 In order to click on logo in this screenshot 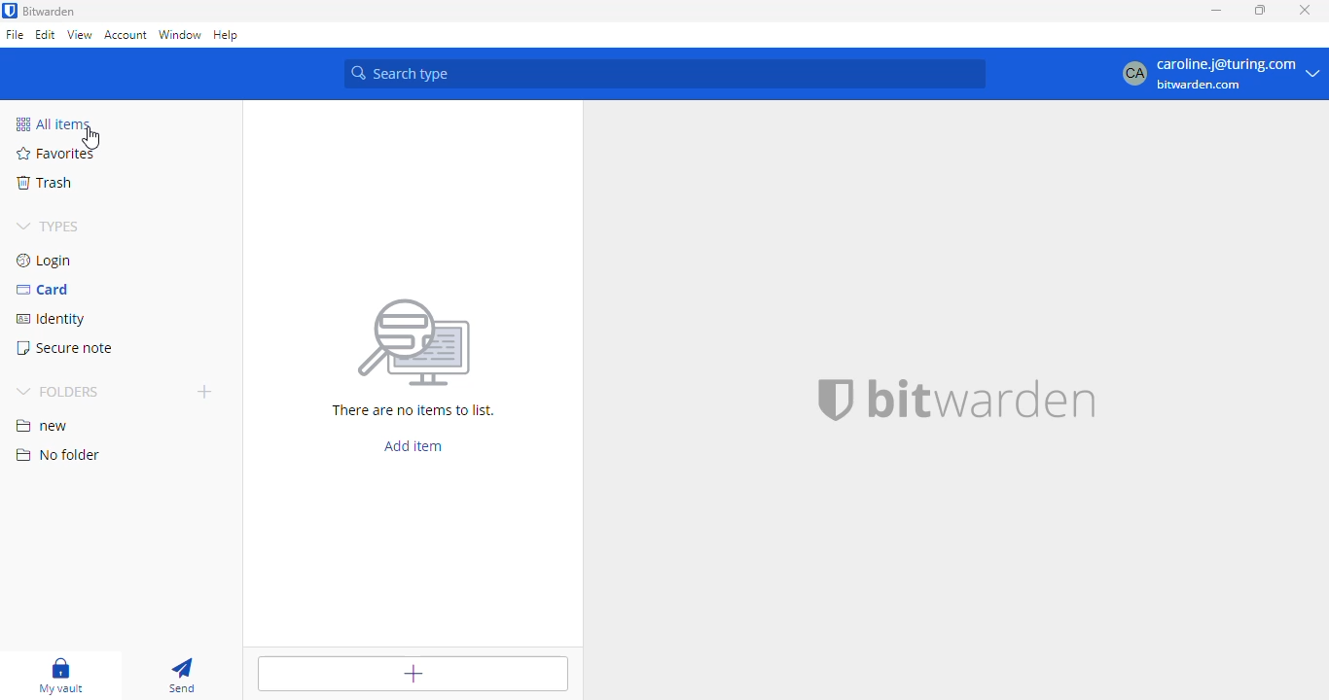, I will do `click(837, 400)`.